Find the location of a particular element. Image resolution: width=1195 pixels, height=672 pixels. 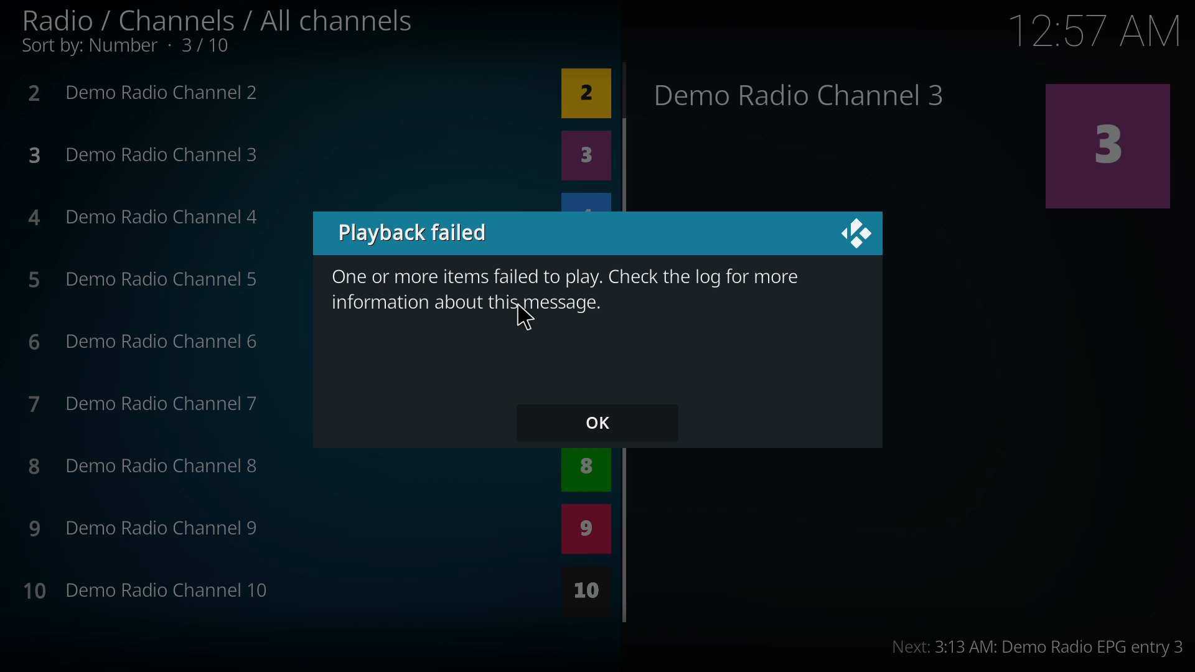

9 is located at coordinates (584, 530).